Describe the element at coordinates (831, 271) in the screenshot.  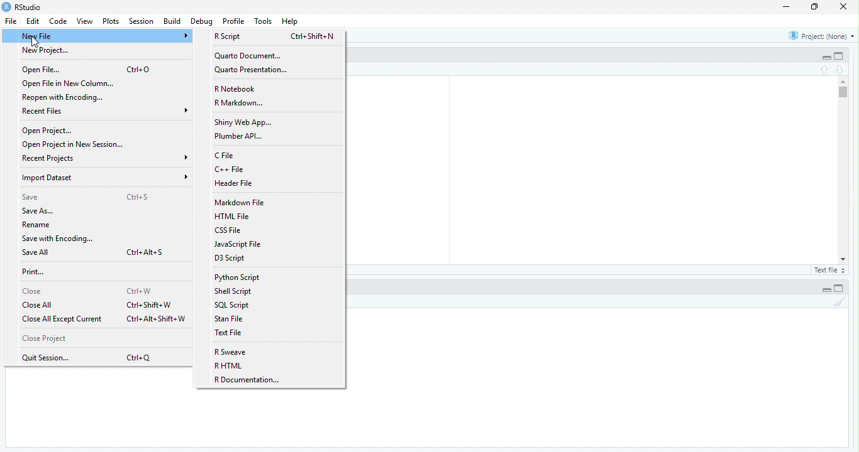
I see `Text file` at that location.